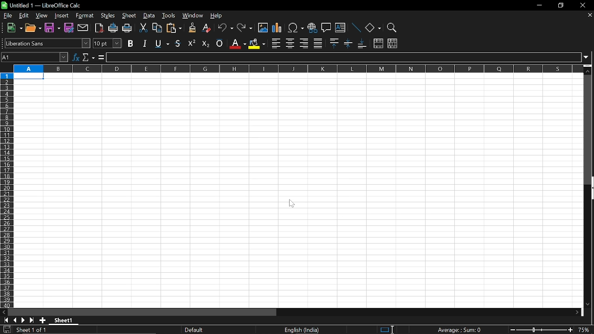  Describe the element at coordinates (263, 28) in the screenshot. I see `insert image` at that location.